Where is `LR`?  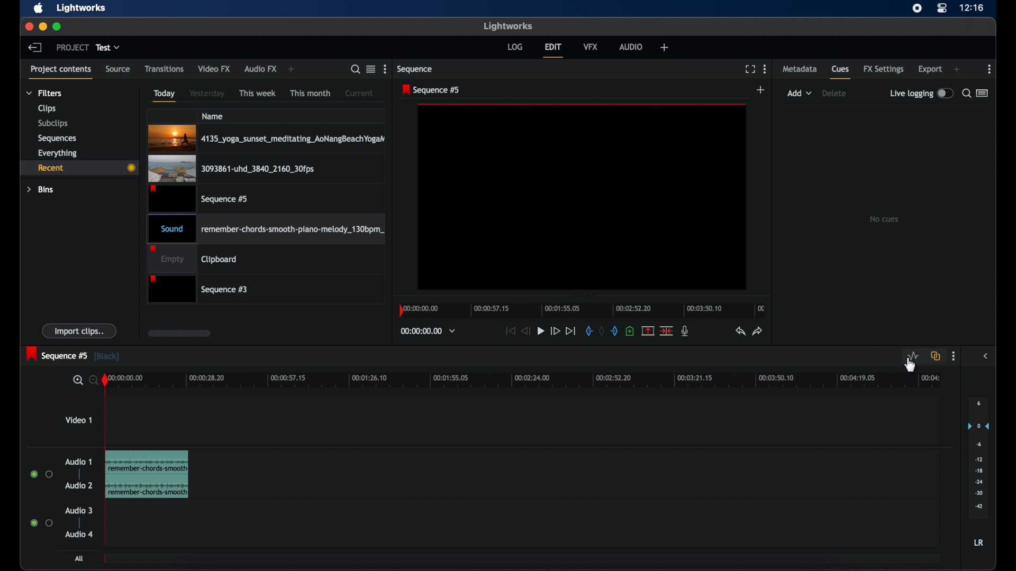 LR is located at coordinates (978, 542).